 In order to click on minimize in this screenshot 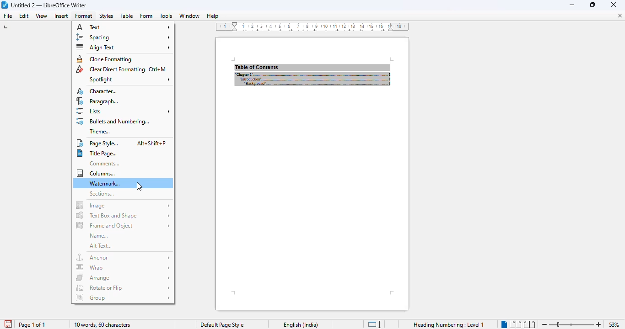, I will do `click(572, 5)`.